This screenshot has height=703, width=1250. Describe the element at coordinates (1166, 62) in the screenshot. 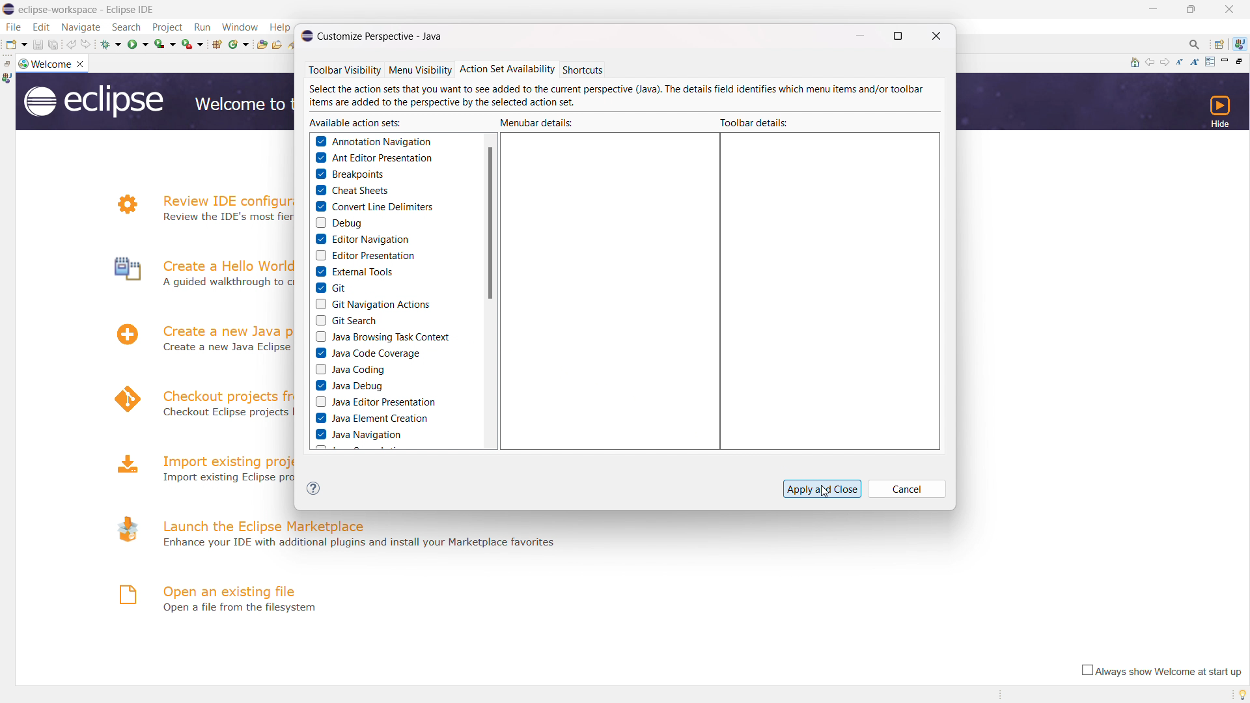

I see `navigate to next topic` at that location.